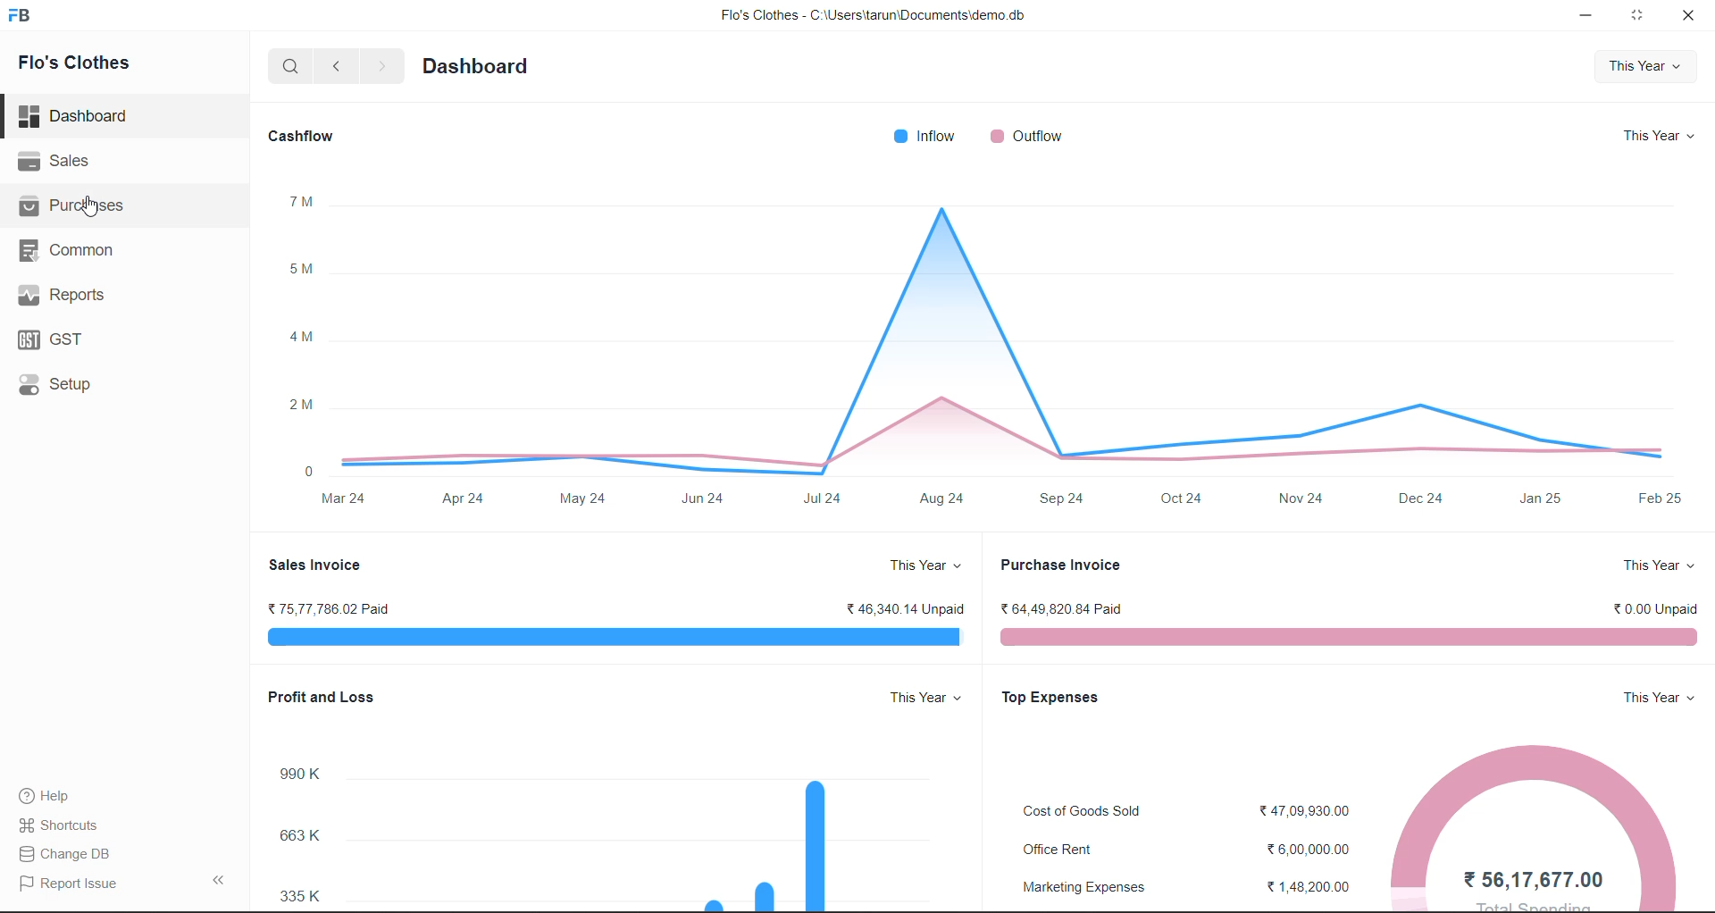 Image resolution: width=1715 pixels, height=913 pixels. What do you see at coordinates (305, 775) in the screenshot?
I see `990 K` at bounding box center [305, 775].